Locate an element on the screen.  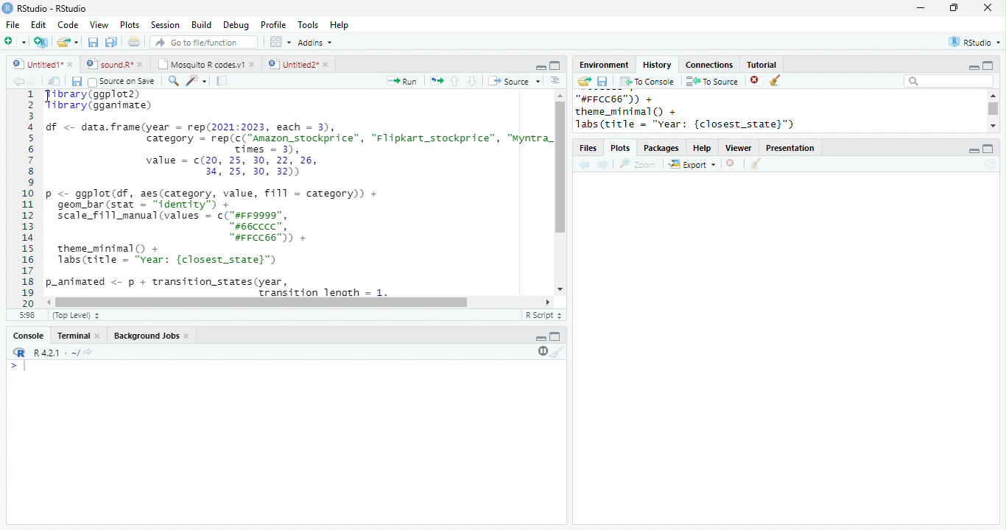
maximize is located at coordinates (988, 65).